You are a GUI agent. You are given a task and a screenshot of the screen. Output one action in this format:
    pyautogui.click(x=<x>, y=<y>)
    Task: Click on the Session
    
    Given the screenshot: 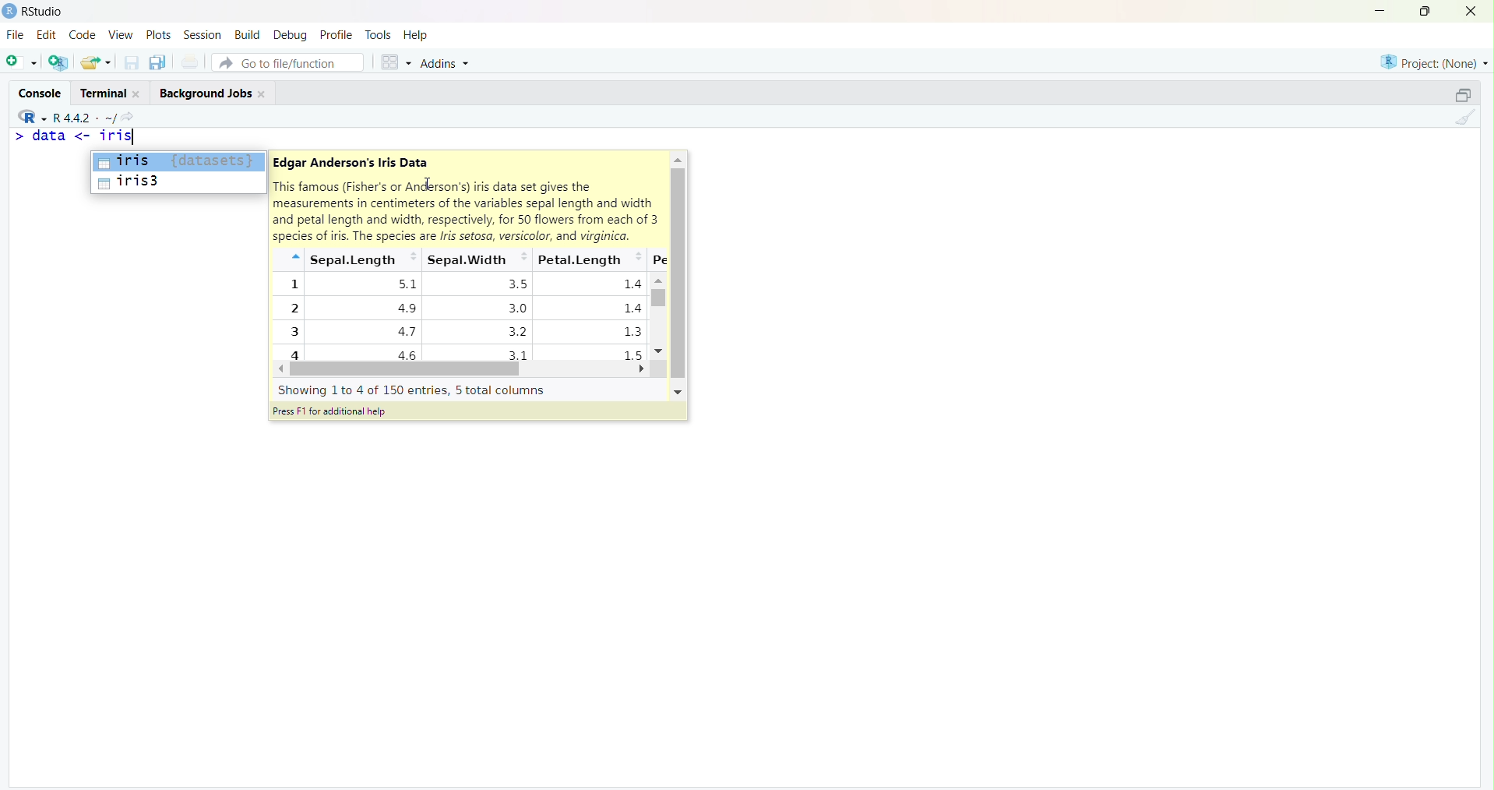 What is the action you would take?
    pyautogui.click(x=203, y=36)
    